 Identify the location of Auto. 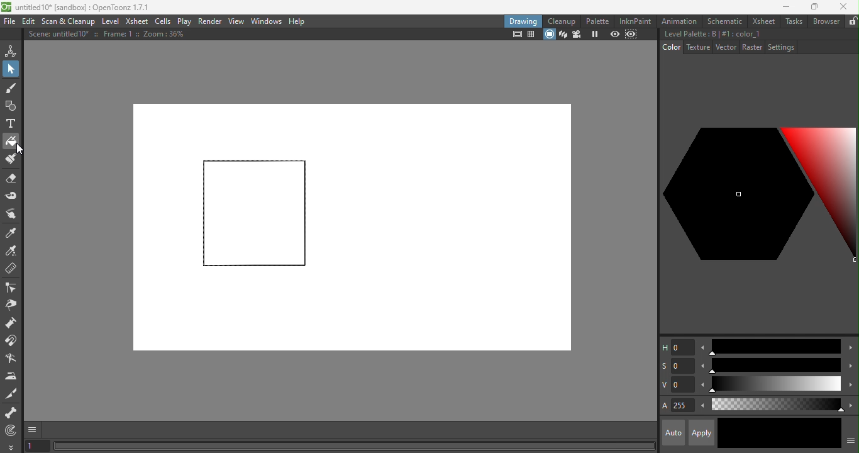
(673, 433).